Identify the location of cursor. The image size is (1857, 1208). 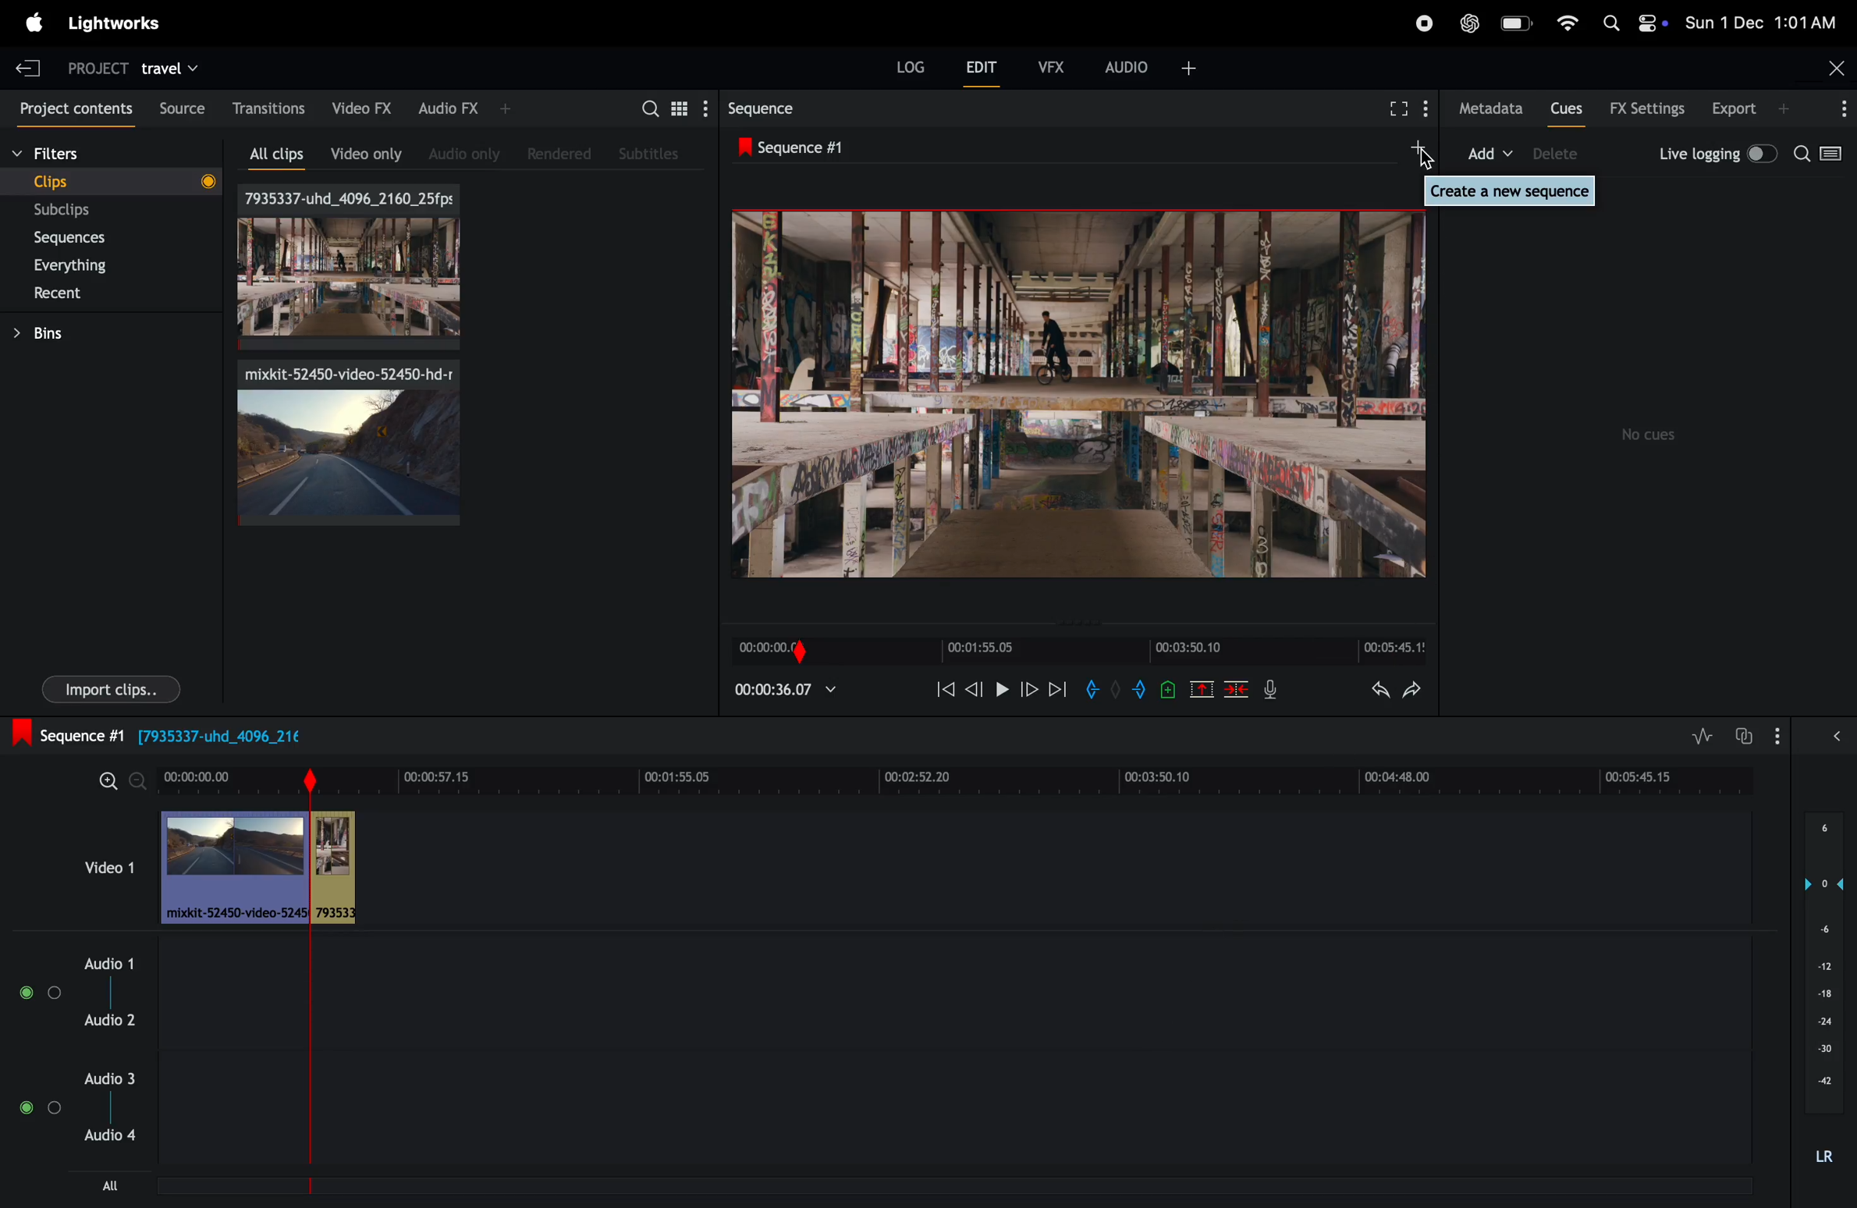
(1424, 156).